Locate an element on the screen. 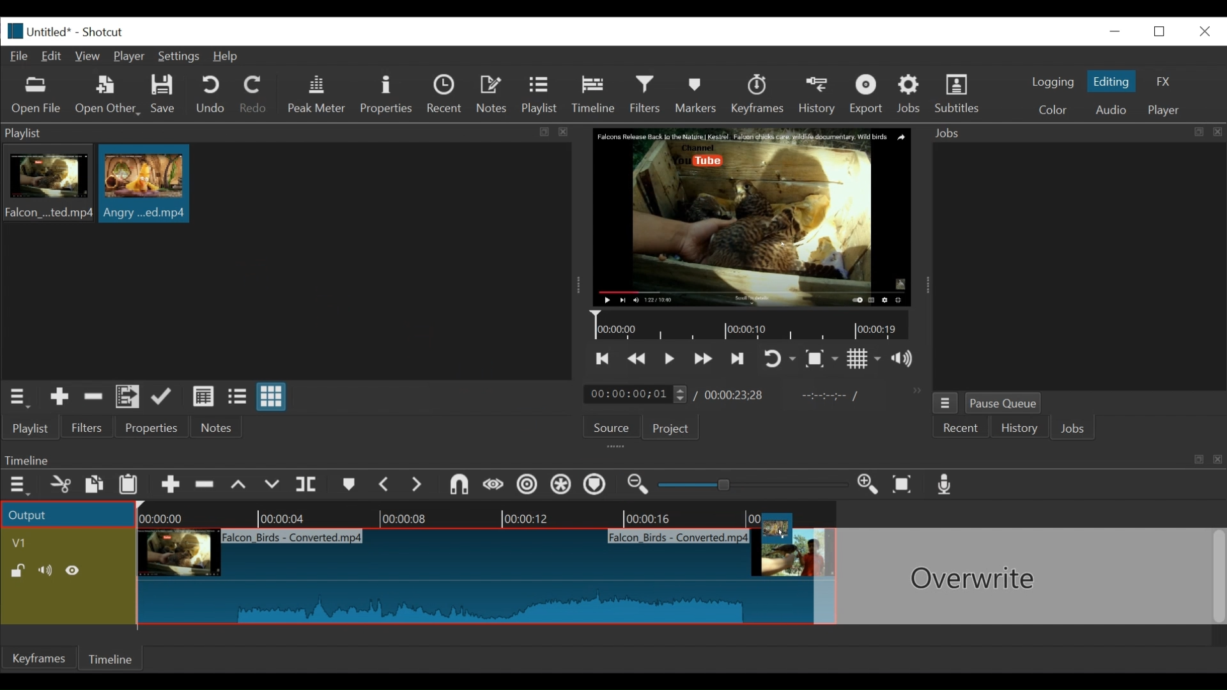 The height and width of the screenshot is (690, 1227). Edit is located at coordinates (54, 55).